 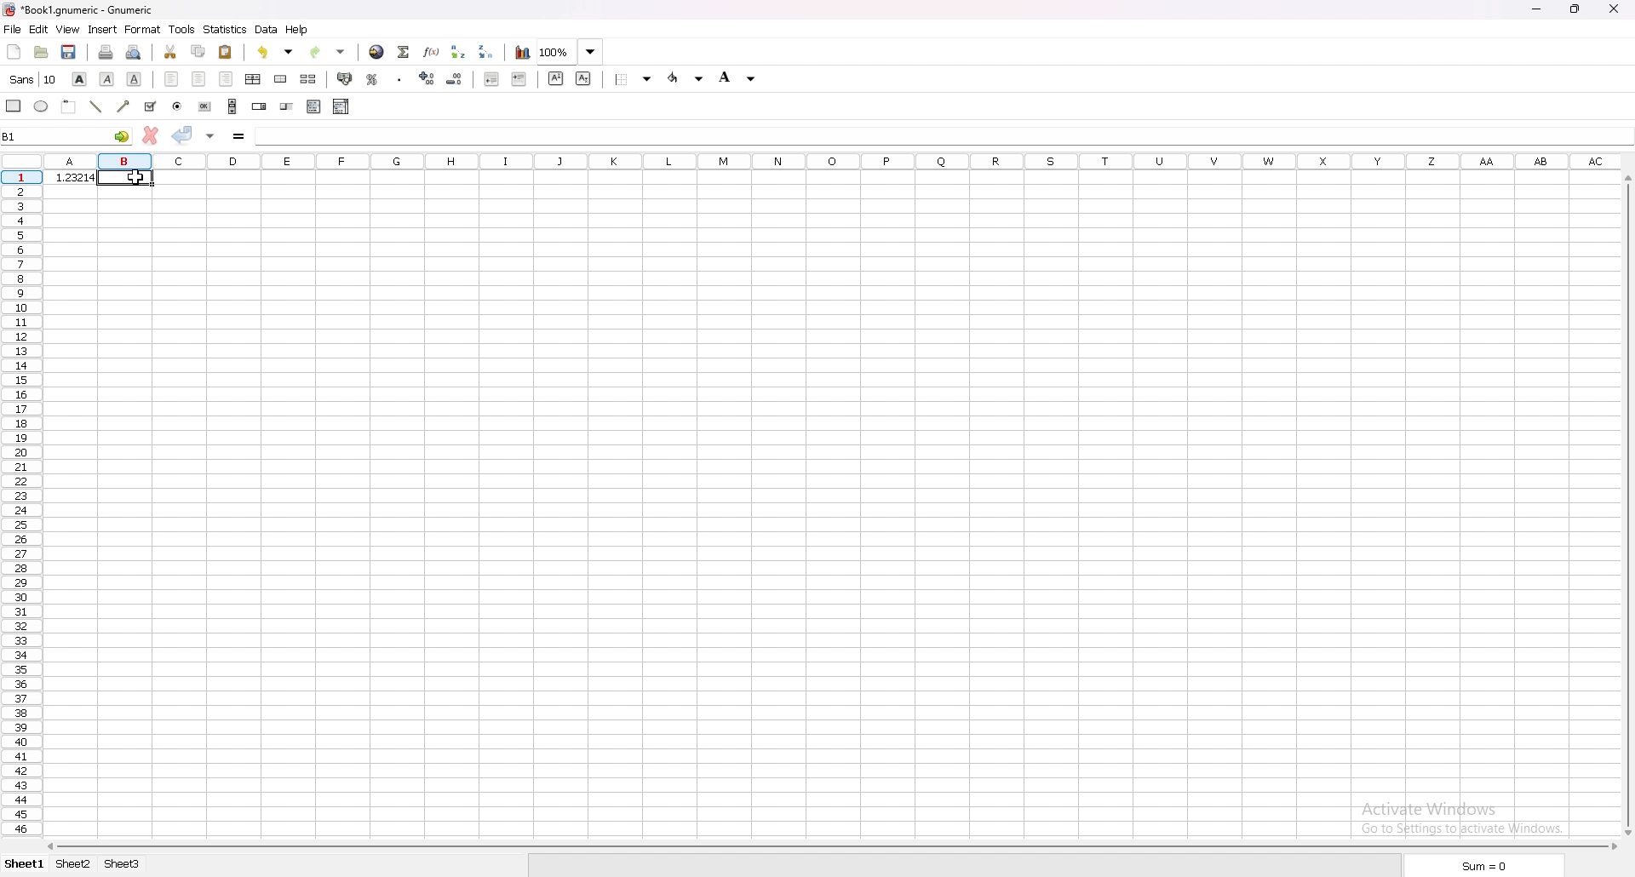 What do you see at coordinates (14, 106) in the screenshot?
I see `rectangle` at bounding box center [14, 106].